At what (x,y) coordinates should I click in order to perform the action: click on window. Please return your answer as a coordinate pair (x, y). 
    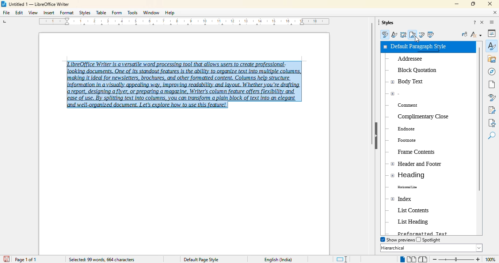
    Looking at the image, I should click on (152, 12).